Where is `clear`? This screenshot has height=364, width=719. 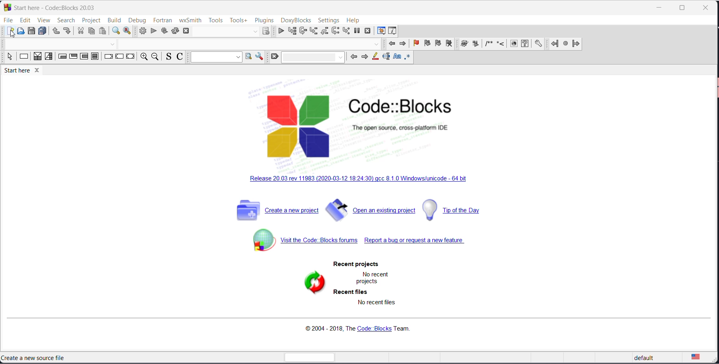
clear is located at coordinates (274, 57).